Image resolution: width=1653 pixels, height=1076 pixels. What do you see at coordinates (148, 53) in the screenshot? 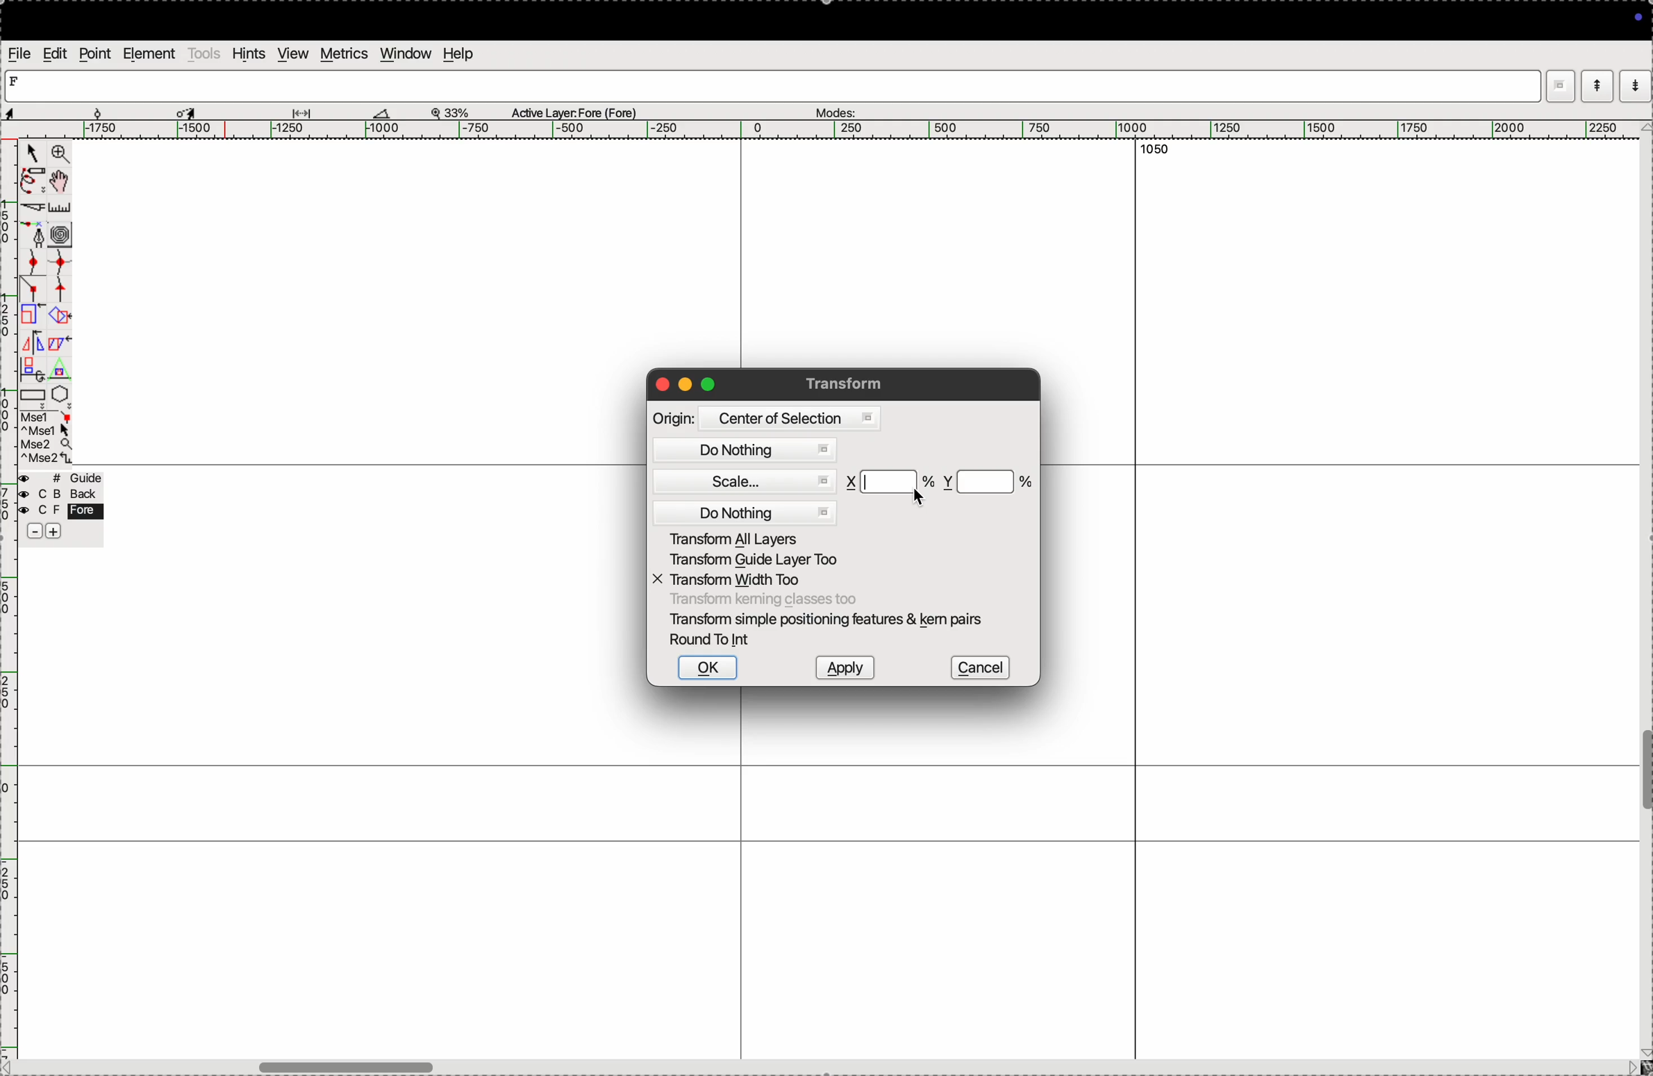
I see `element` at bounding box center [148, 53].